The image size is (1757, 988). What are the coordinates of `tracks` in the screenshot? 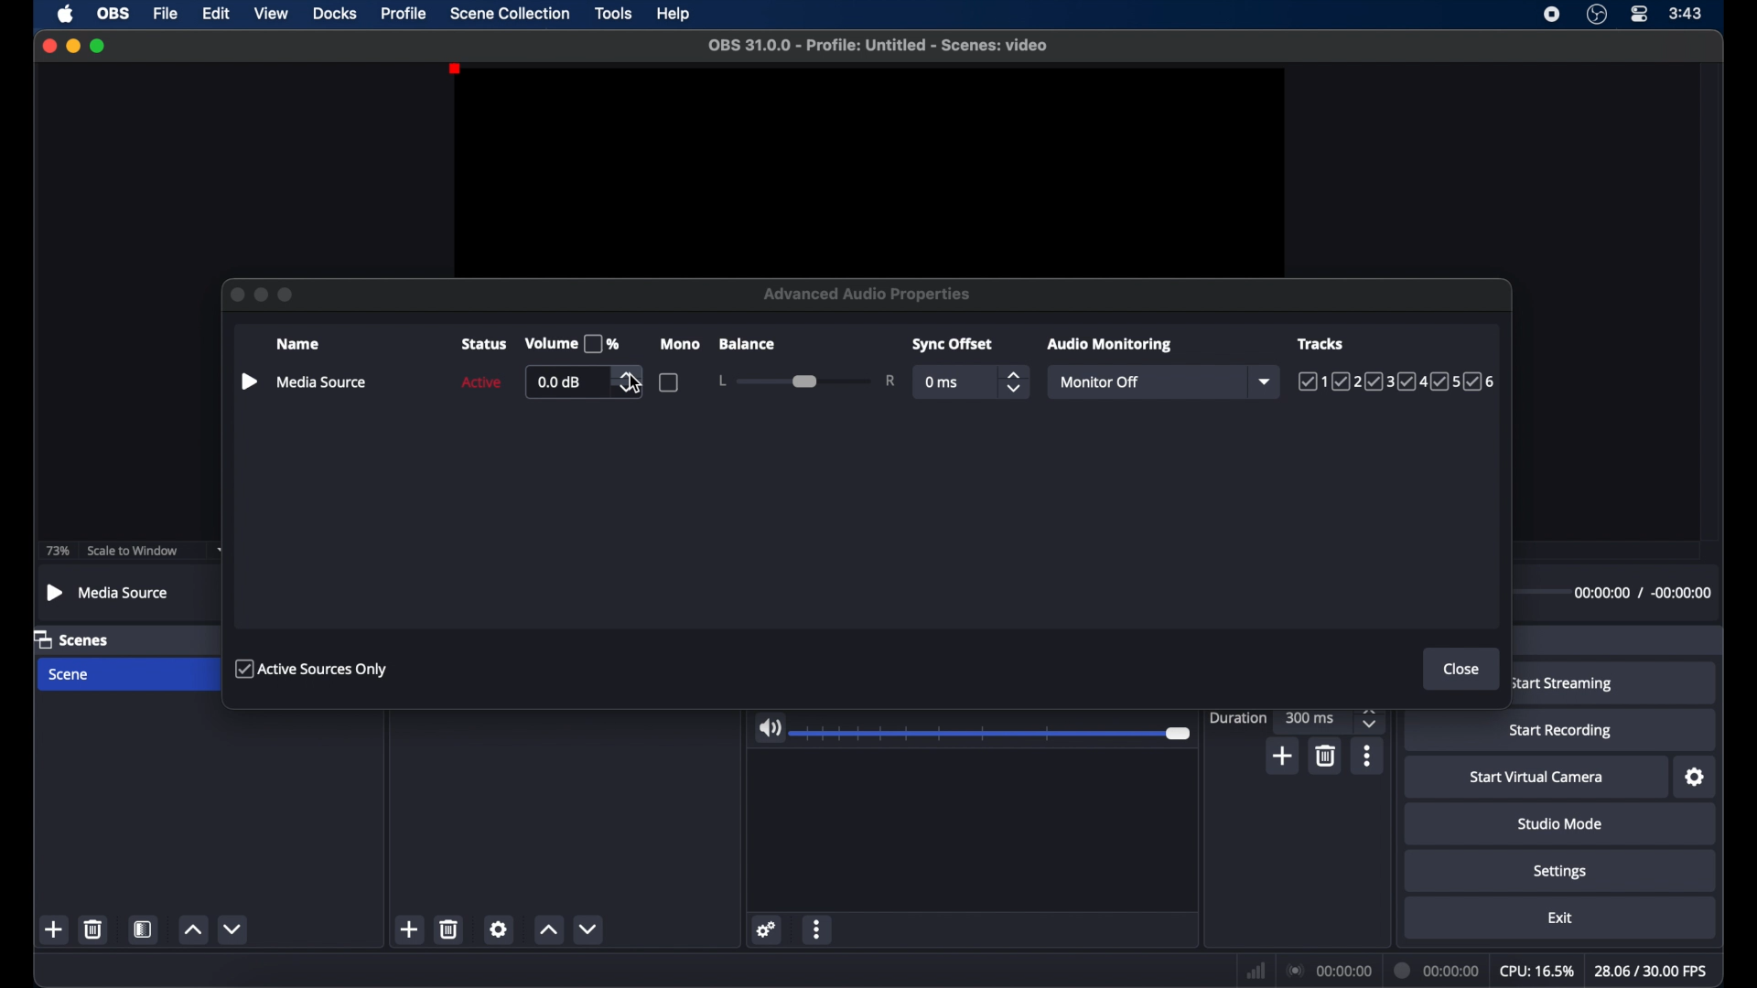 It's located at (1398, 381).